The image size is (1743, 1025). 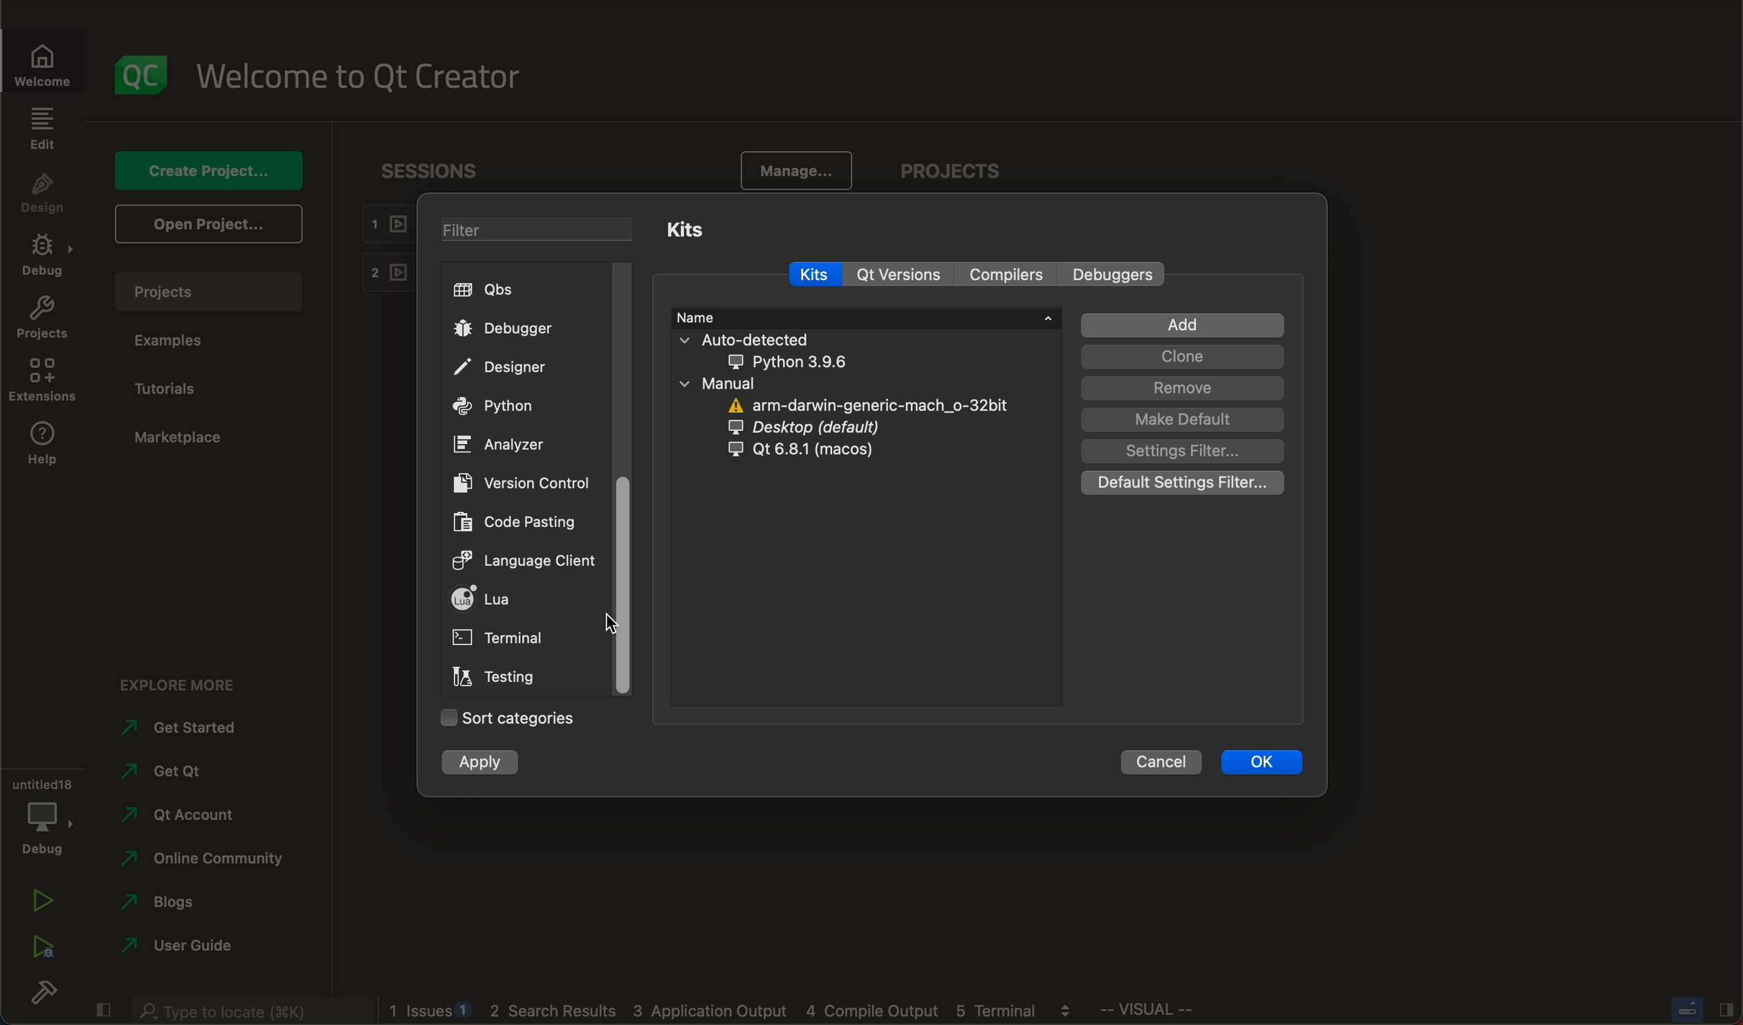 I want to click on debug, so click(x=41, y=257).